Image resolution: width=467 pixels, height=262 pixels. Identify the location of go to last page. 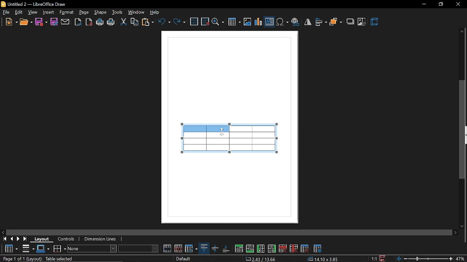
(26, 239).